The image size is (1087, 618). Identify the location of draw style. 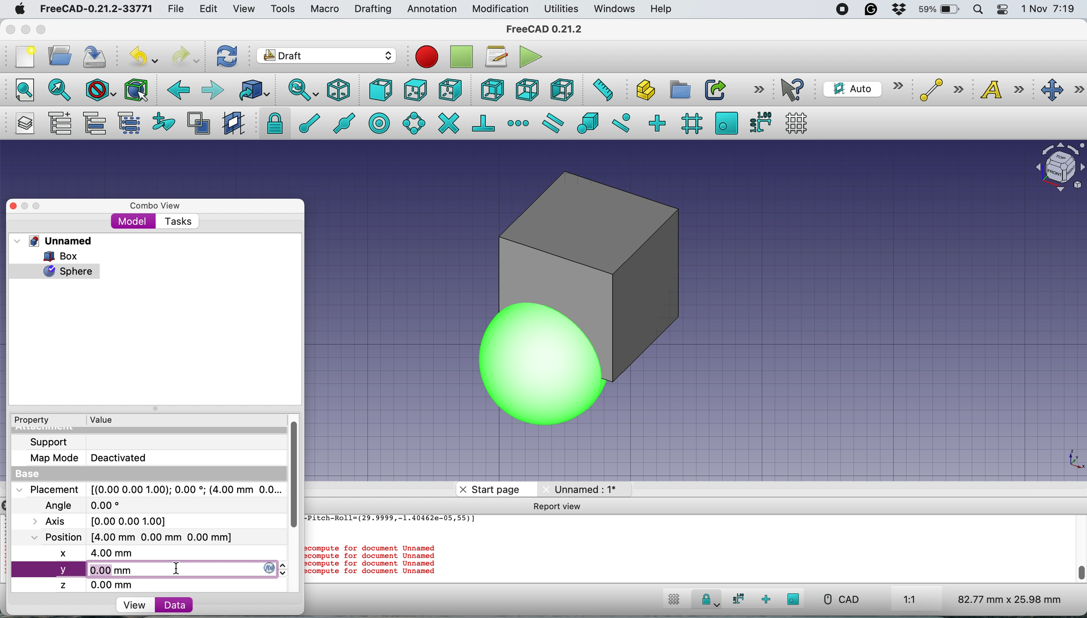
(101, 91).